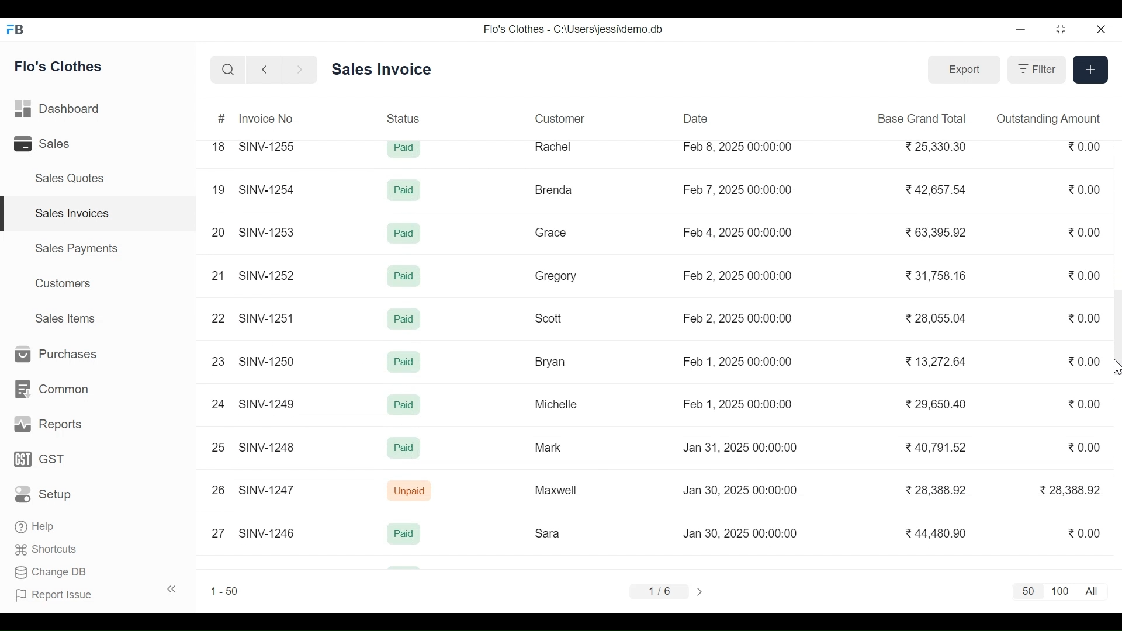  What do you see at coordinates (936, 361) in the screenshot?
I see `13,272.64` at bounding box center [936, 361].